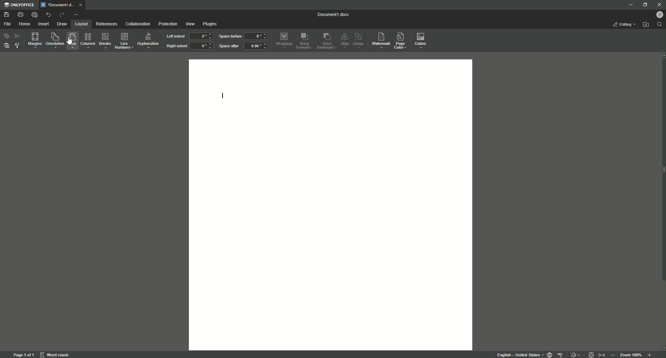 This screenshot has height=358, width=666. What do you see at coordinates (7, 14) in the screenshot?
I see `Save` at bounding box center [7, 14].